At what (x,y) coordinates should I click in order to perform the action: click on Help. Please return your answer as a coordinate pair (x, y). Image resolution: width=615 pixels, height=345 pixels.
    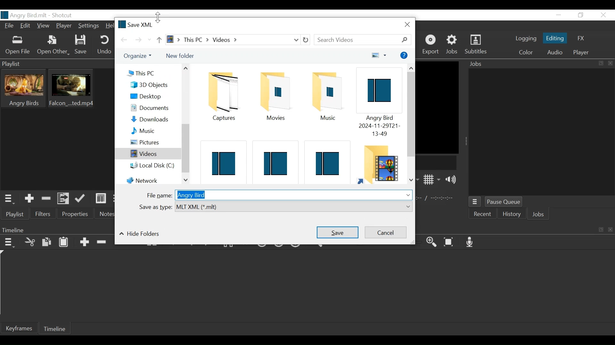
    Looking at the image, I should click on (111, 26).